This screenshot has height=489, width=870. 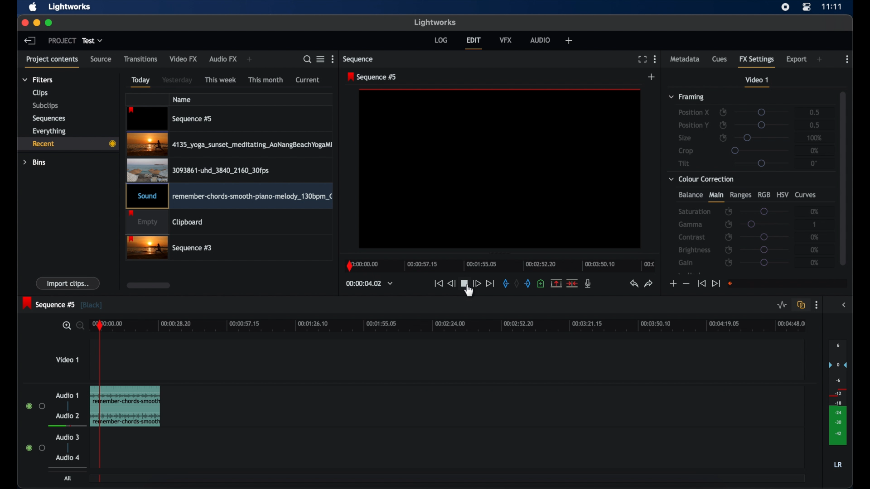 I want to click on video 1, so click(x=758, y=82).